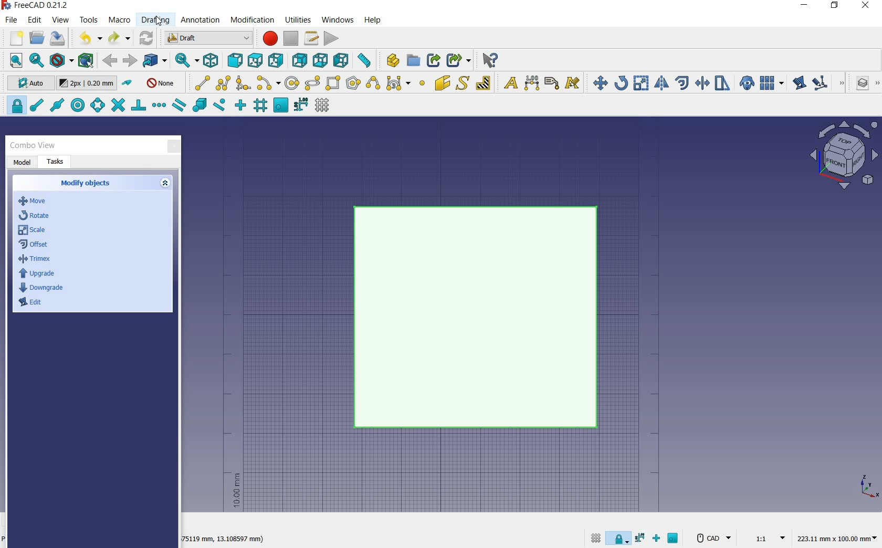 Image resolution: width=882 pixels, height=548 pixels. Describe the element at coordinates (208, 38) in the screenshot. I see `switch between workbenches` at that location.